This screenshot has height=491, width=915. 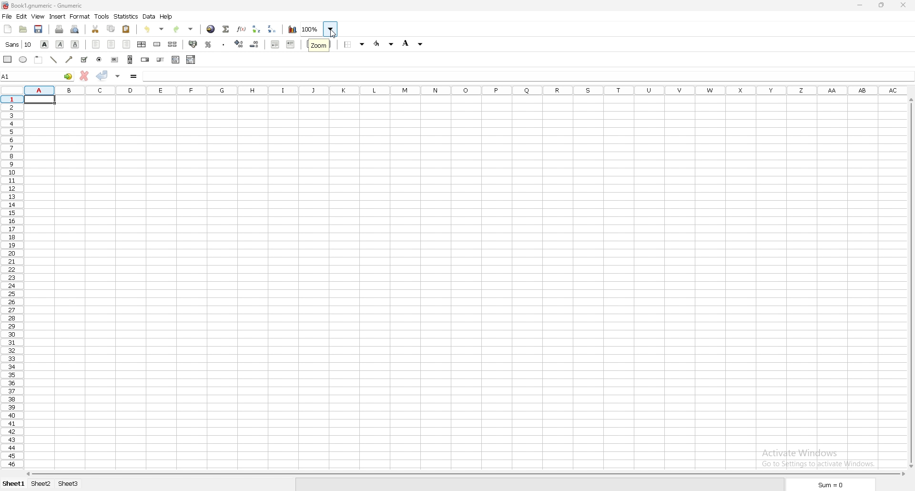 What do you see at coordinates (14, 484) in the screenshot?
I see `sheet 1` at bounding box center [14, 484].